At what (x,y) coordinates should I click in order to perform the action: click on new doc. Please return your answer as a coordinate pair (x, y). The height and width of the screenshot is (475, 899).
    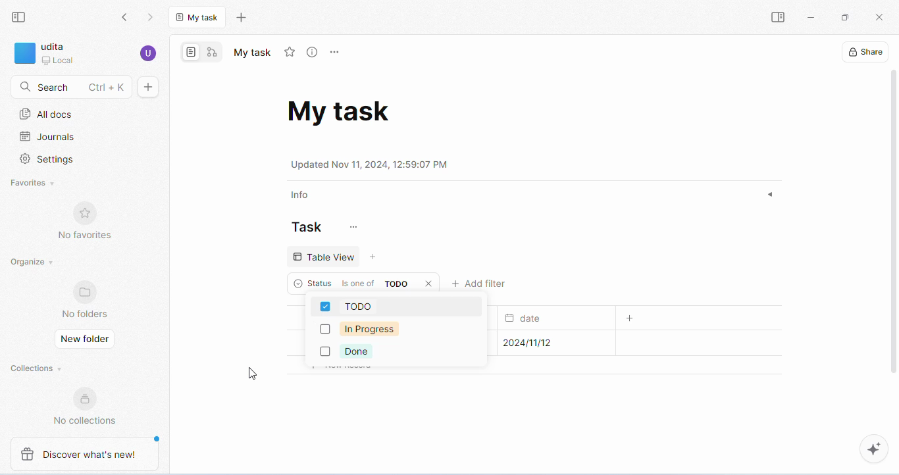
    Looking at the image, I should click on (148, 87).